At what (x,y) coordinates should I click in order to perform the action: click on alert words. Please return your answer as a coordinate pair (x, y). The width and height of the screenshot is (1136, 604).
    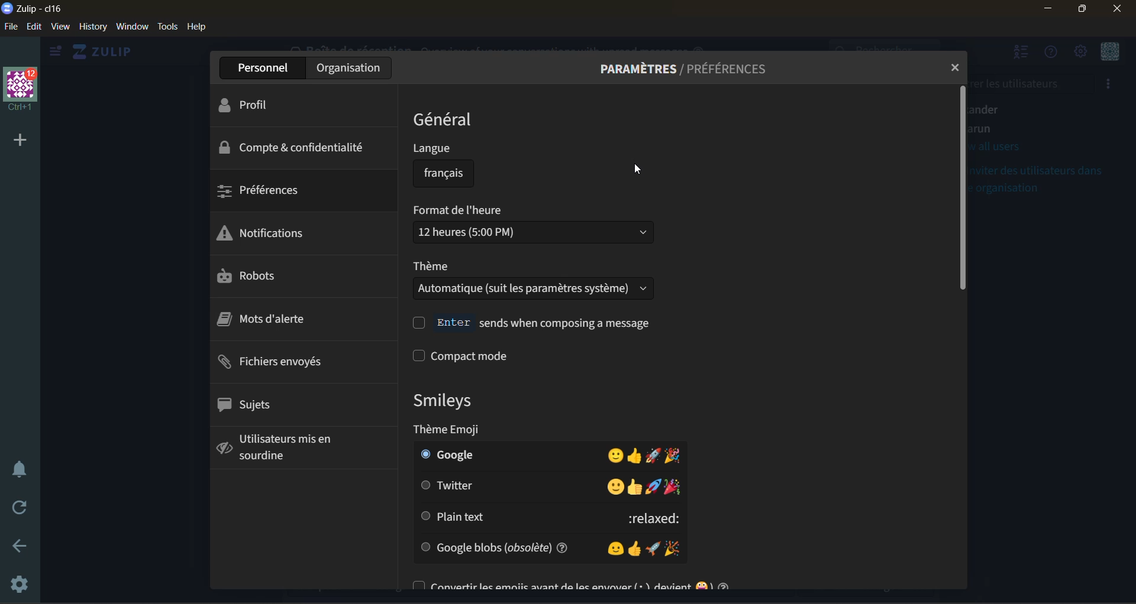
    Looking at the image, I should click on (259, 322).